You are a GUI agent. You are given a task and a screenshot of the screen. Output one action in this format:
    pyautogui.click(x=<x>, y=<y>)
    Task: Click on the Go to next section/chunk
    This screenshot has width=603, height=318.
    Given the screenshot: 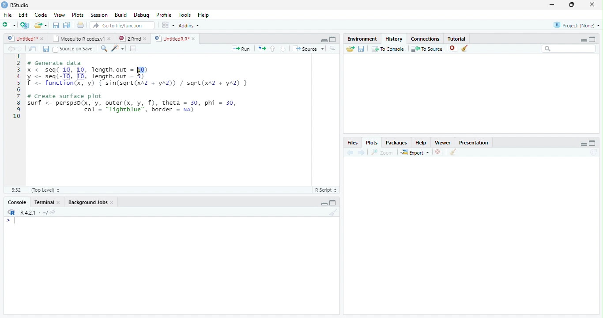 What is the action you would take?
    pyautogui.click(x=283, y=48)
    